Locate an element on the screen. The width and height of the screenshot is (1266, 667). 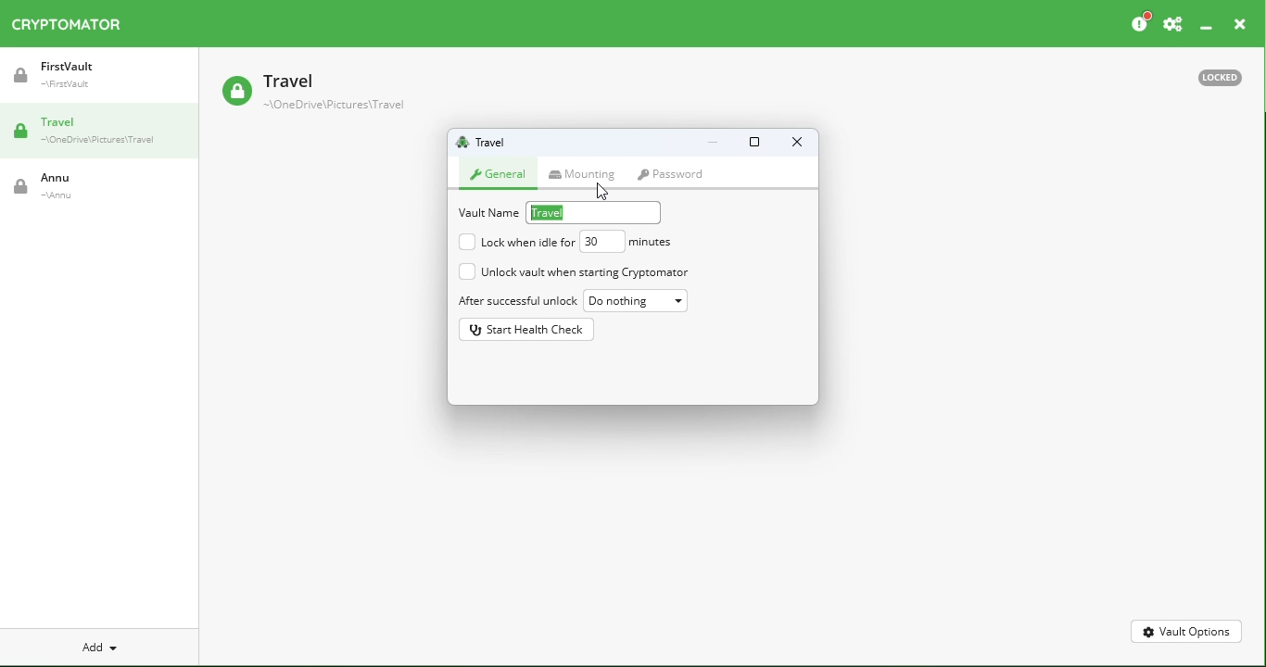
Locked is located at coordinates (1225, 77).